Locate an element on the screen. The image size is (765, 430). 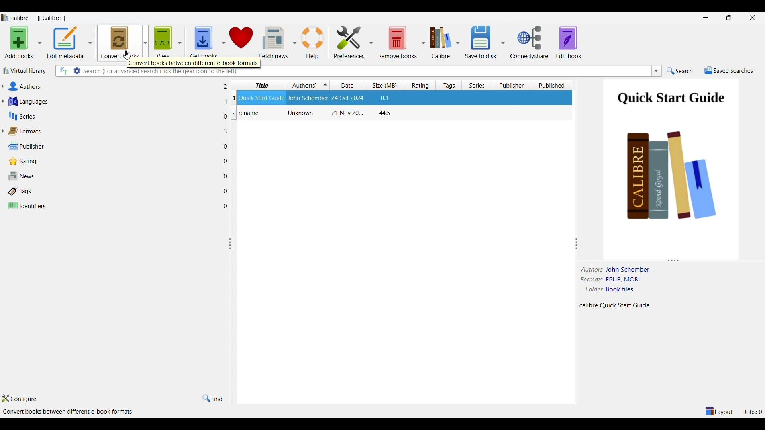
Tag column is located at coordinates (448, 85).